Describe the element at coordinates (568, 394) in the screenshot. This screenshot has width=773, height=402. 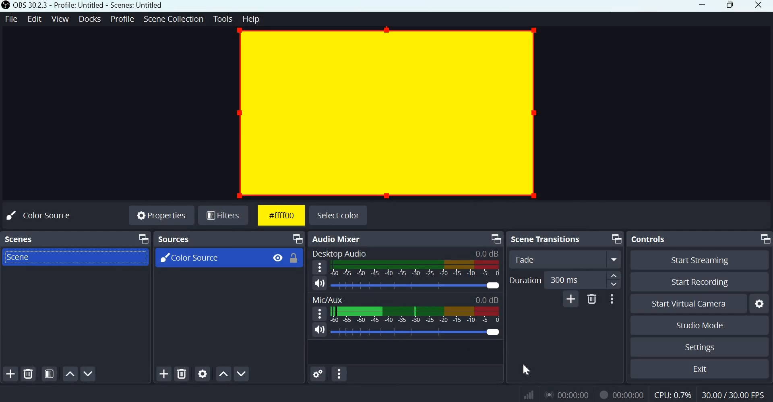
I see `Live Duration Timer` at that location.